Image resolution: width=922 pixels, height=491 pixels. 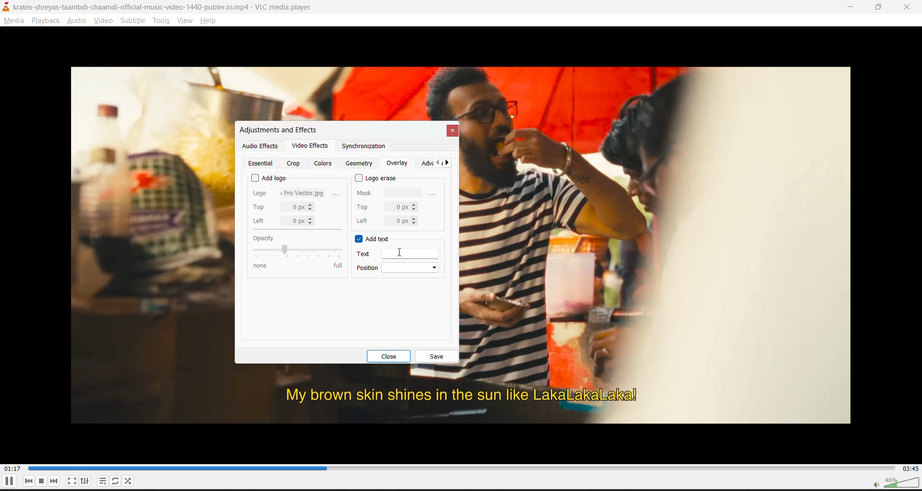 I want to click on add logo, so click(x=269, y=176).